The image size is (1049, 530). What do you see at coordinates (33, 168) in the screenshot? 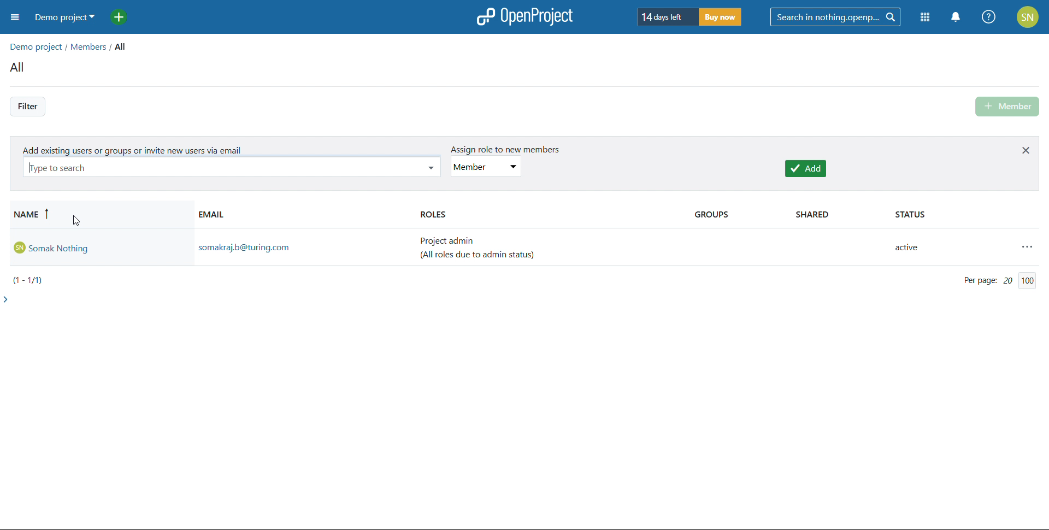
I see `typing cursor` at bounding box center [33, 168].